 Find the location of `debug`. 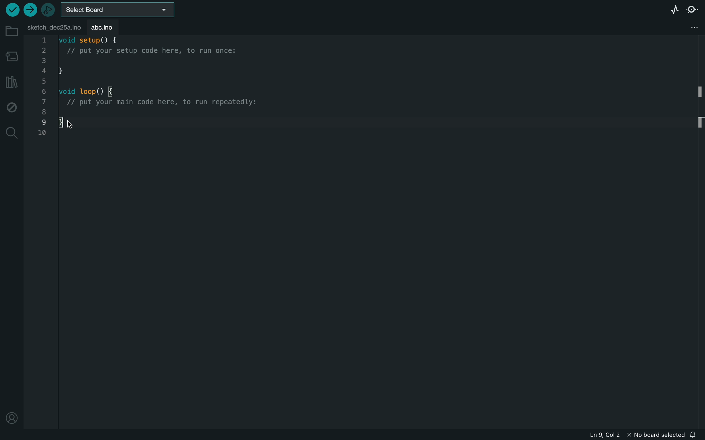

debug is located at coordinates (11, 107).